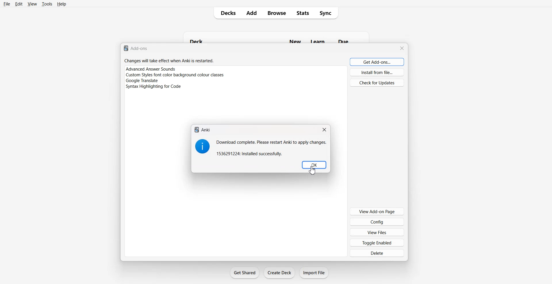 Image resolution: width=552 pixels, height=284 pixels. Describe the element at coordinates (377, 62) in the screenshot. I see `Get Add-ons` at that location.